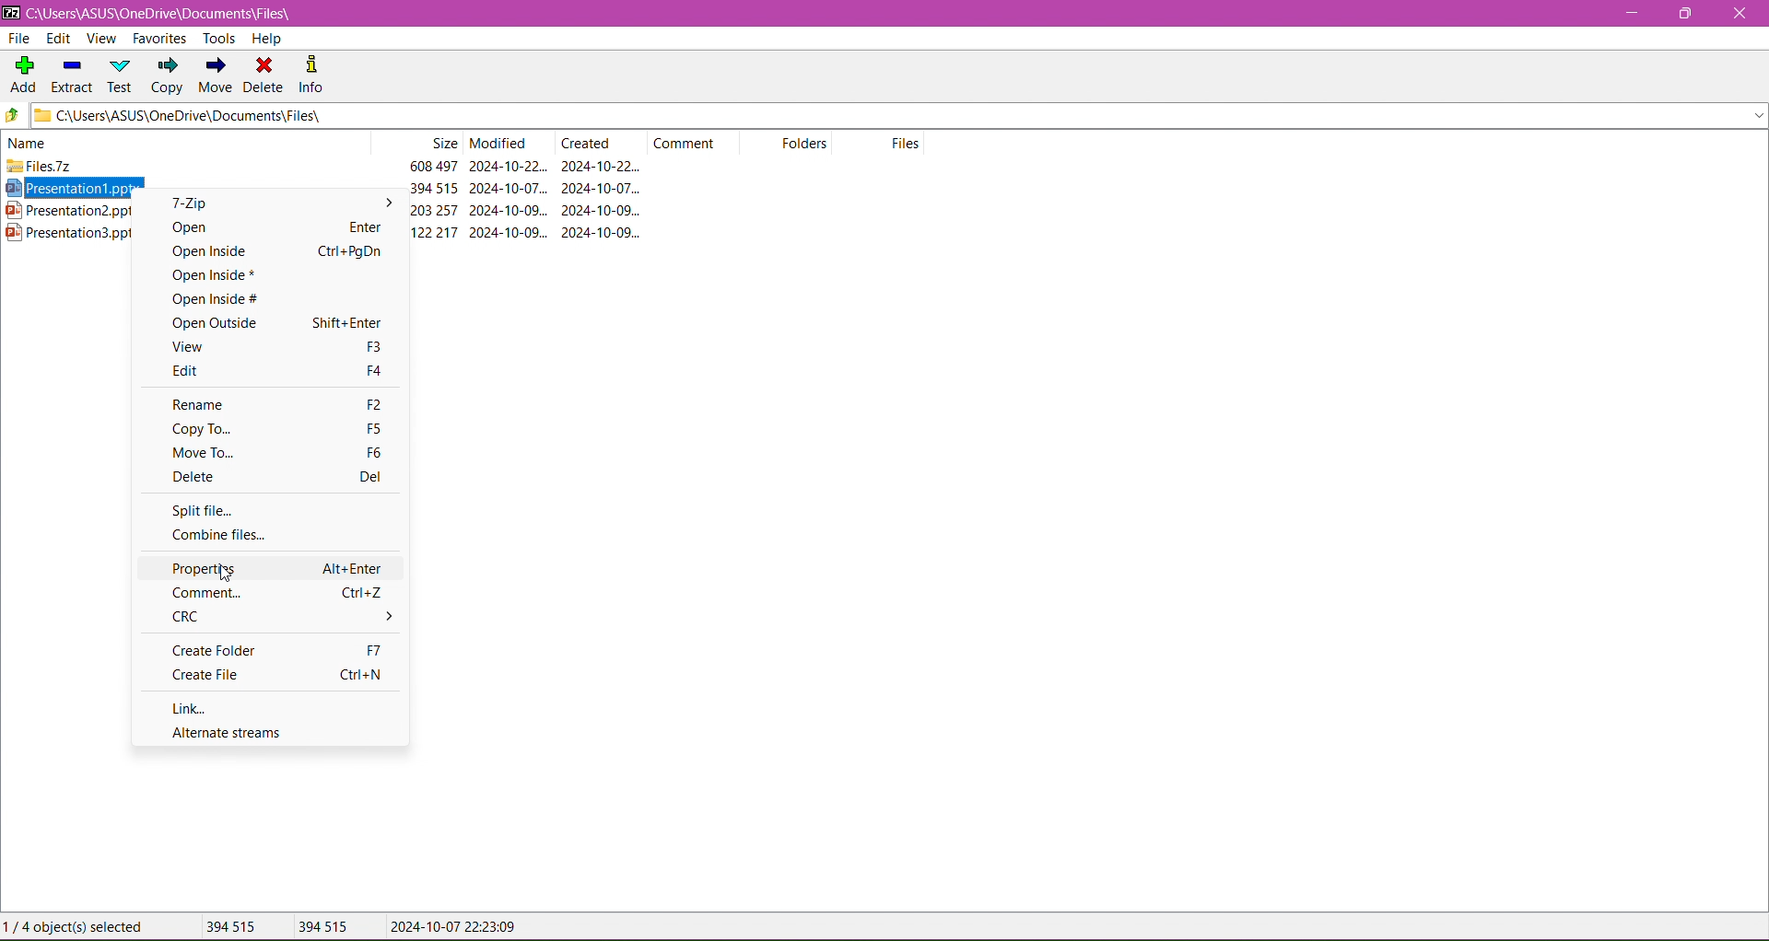 Image resolution: width=1769 pixels, height=941 pixels. What do you see at coordinates (602, 232) in the screenshot?
I see `2024-10-09` at bounding box center [602, 232].